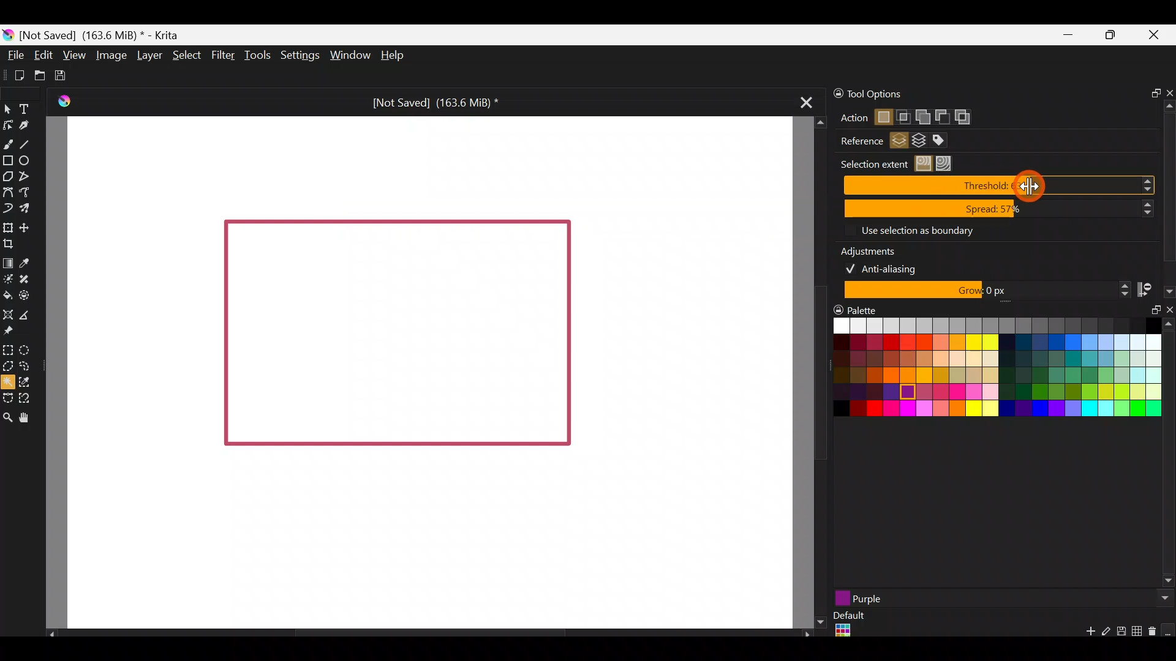  I want to click on Lock the current palette, so click(1169, 630).